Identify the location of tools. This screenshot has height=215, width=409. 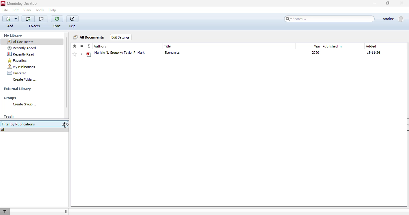
(40, 10).